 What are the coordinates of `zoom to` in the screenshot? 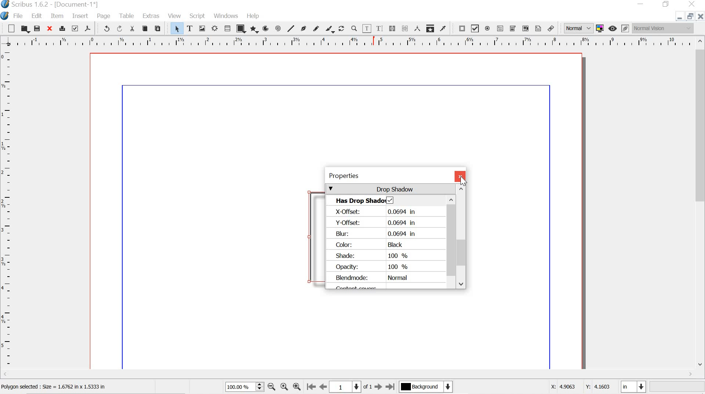 It's located at (285, 387).